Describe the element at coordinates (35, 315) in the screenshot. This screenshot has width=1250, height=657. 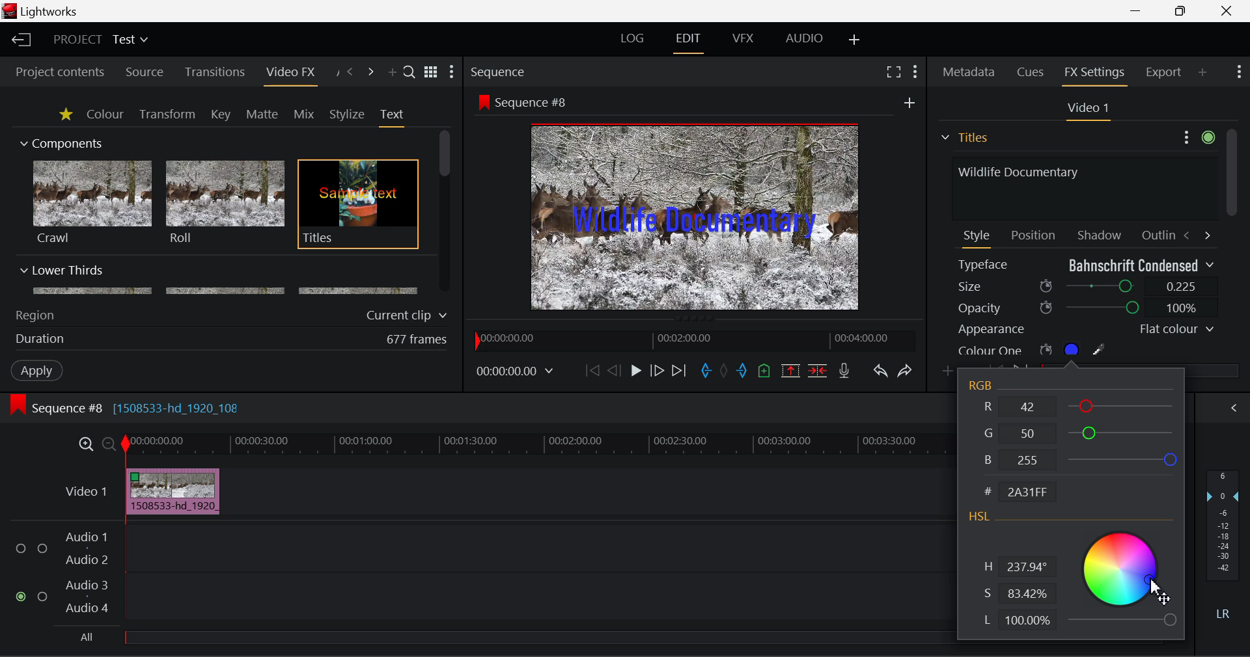
I see `Region` at that location.